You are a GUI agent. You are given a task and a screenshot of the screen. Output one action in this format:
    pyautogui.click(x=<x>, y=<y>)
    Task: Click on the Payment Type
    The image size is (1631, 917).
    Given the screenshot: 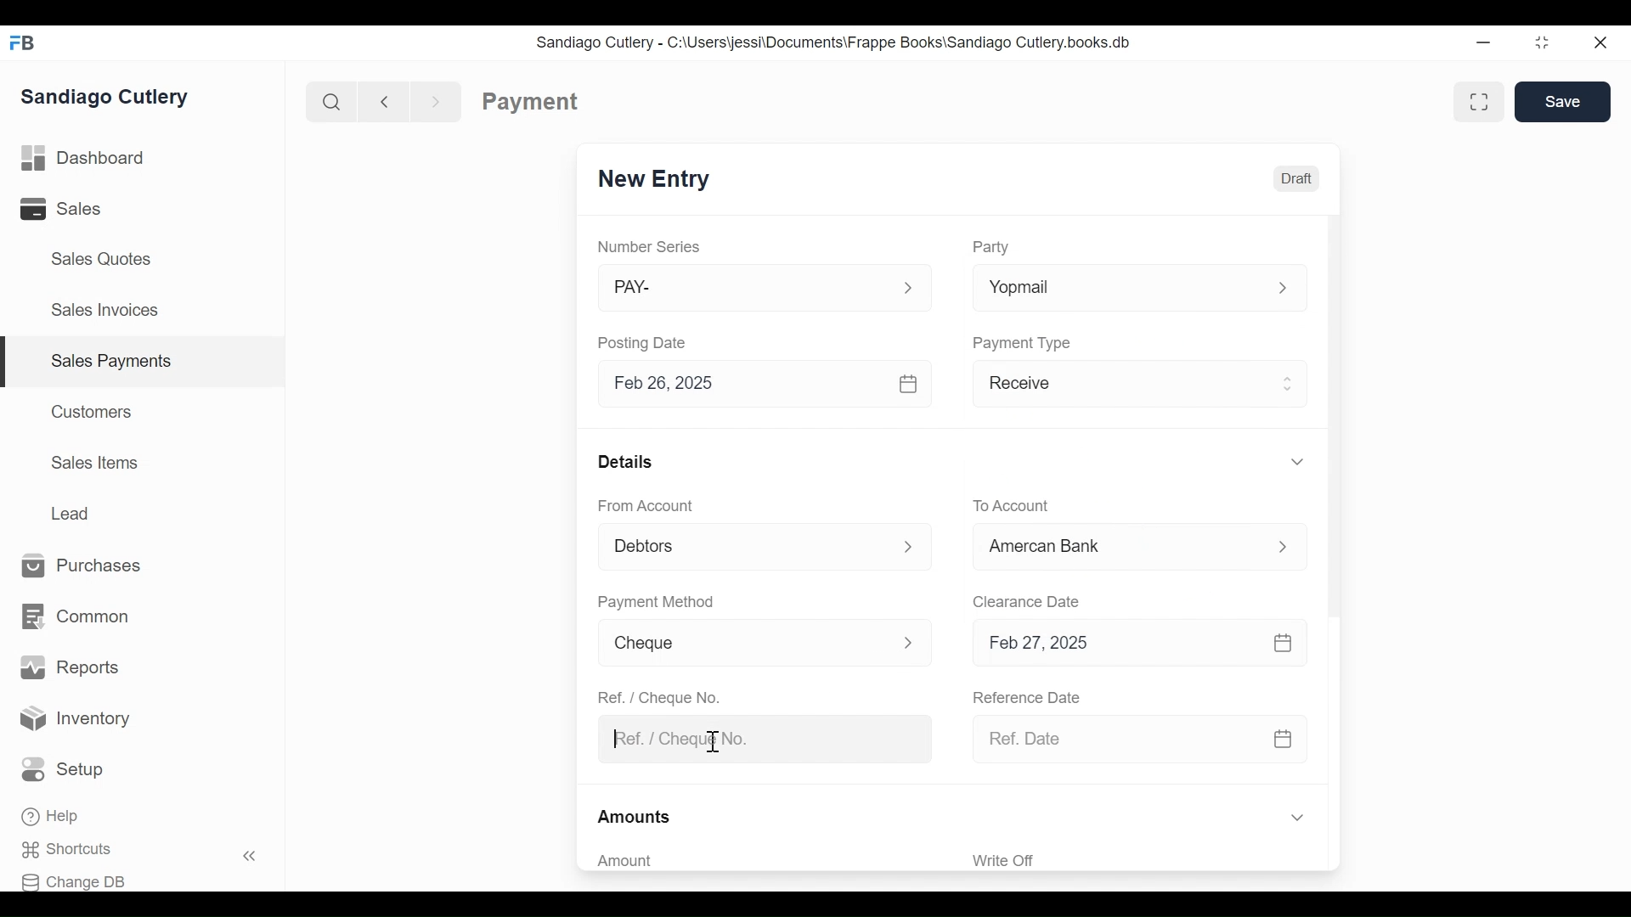 What is the action you would take?
    pyautogui.click(x=1023, y=342)
    